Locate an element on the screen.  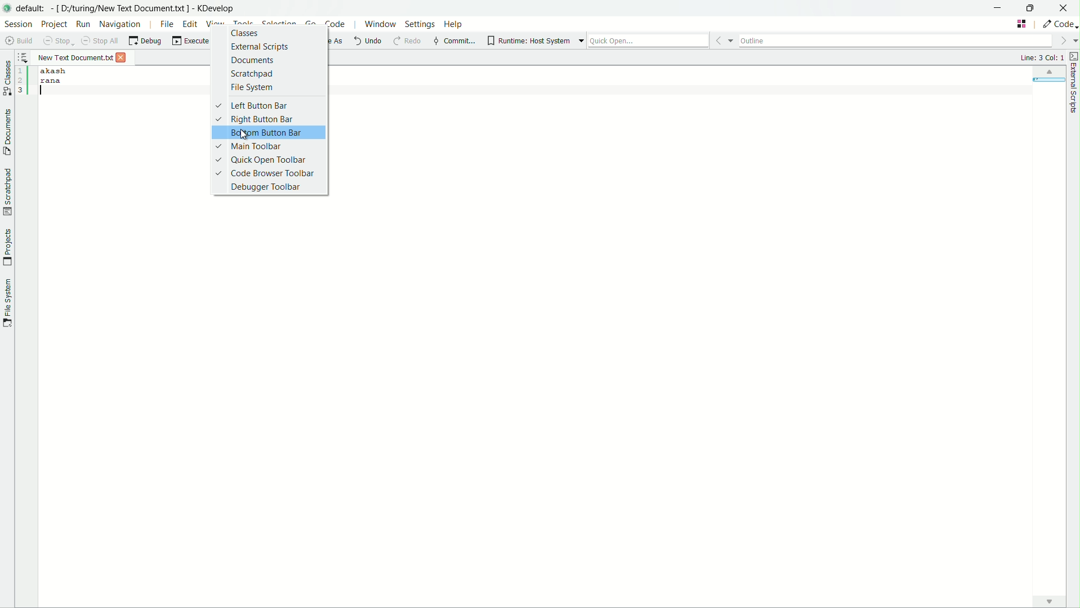
runtime host system is located at coordinates (528, 41).